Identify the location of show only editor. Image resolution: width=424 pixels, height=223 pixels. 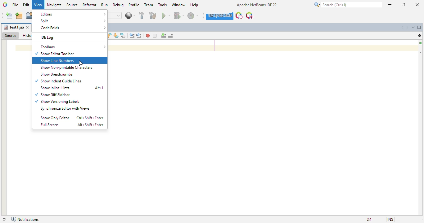
(55, 118).